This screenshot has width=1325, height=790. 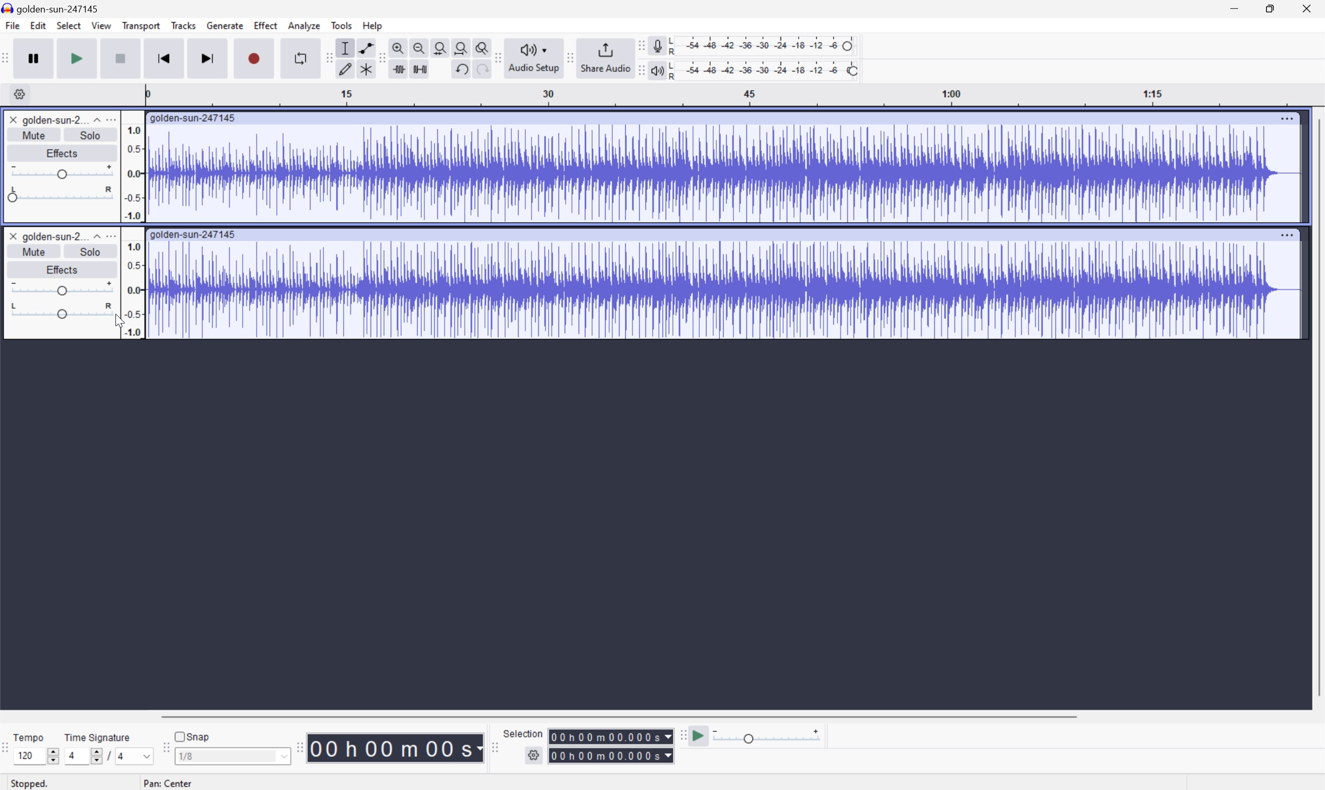 I want to click on Close, so click(x=13, y=120).